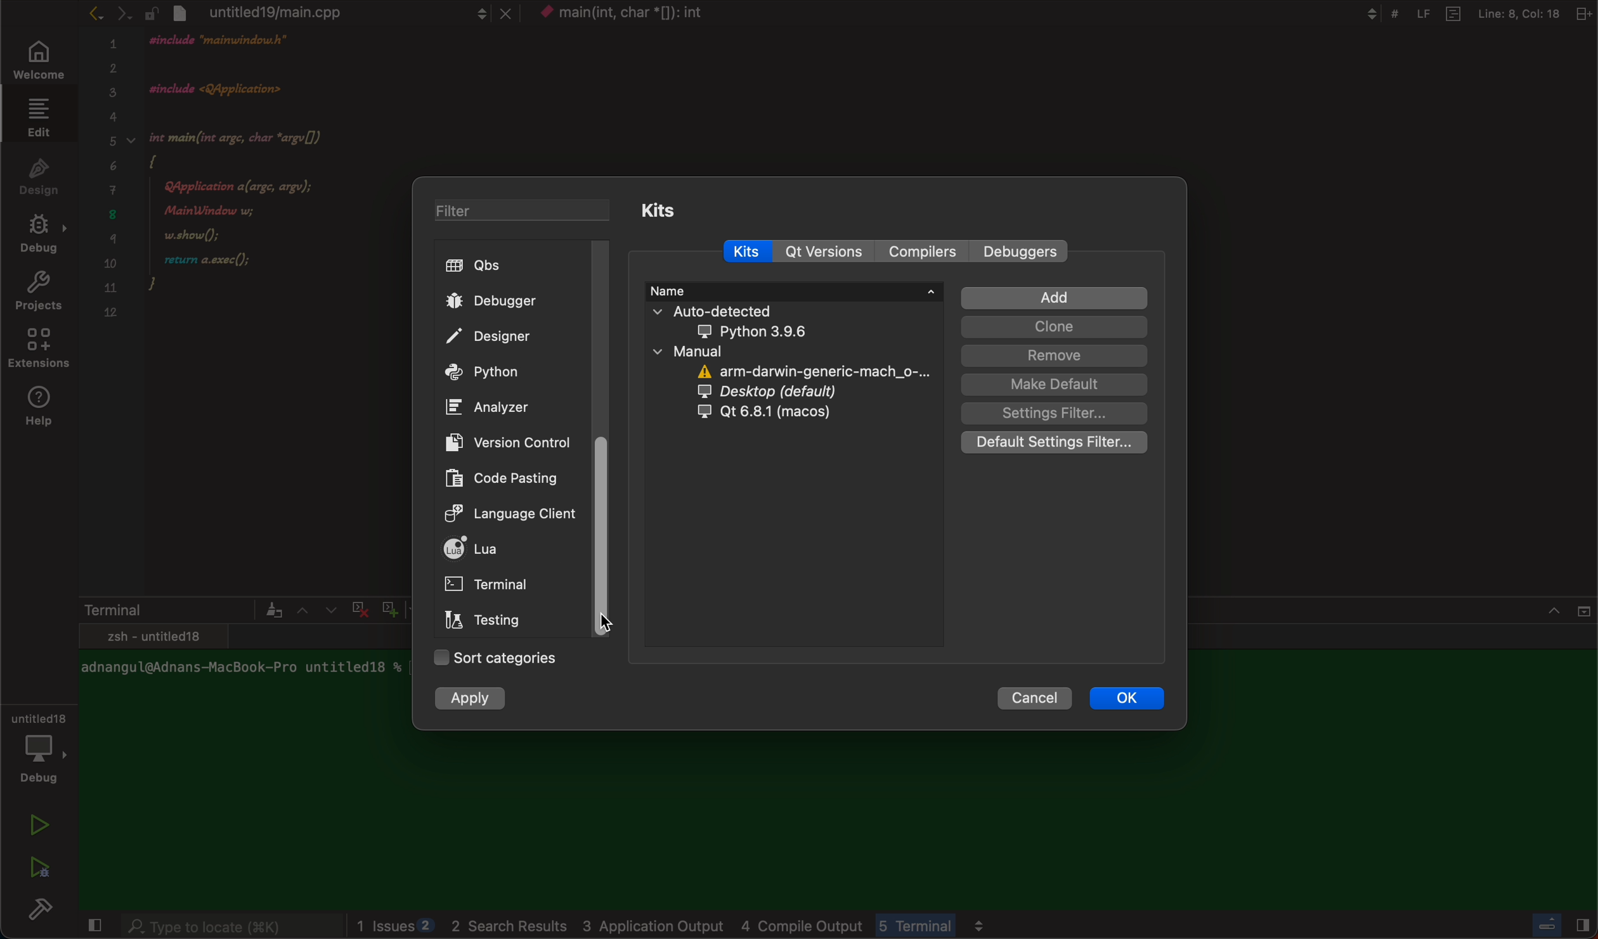 This screenshot has width=1598, height=939. What do you see at coordinates (264, 191) in the screenshot?
I see `code` at bounding box center [264, 191].